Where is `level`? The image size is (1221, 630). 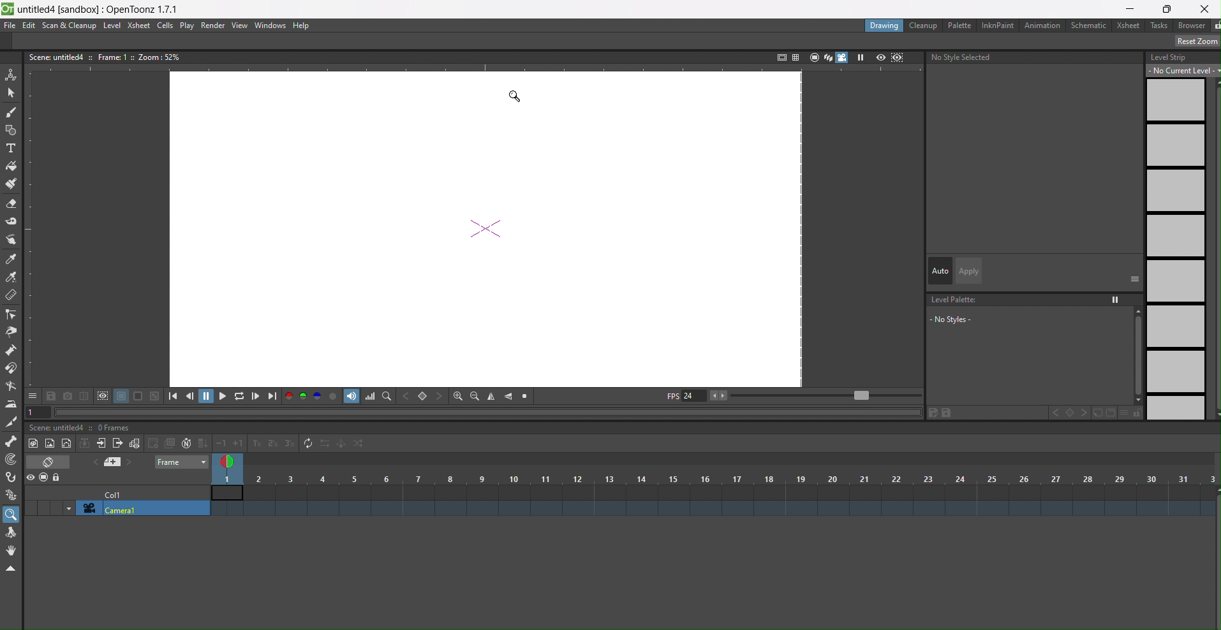
level is located at coordinates (112, 25).